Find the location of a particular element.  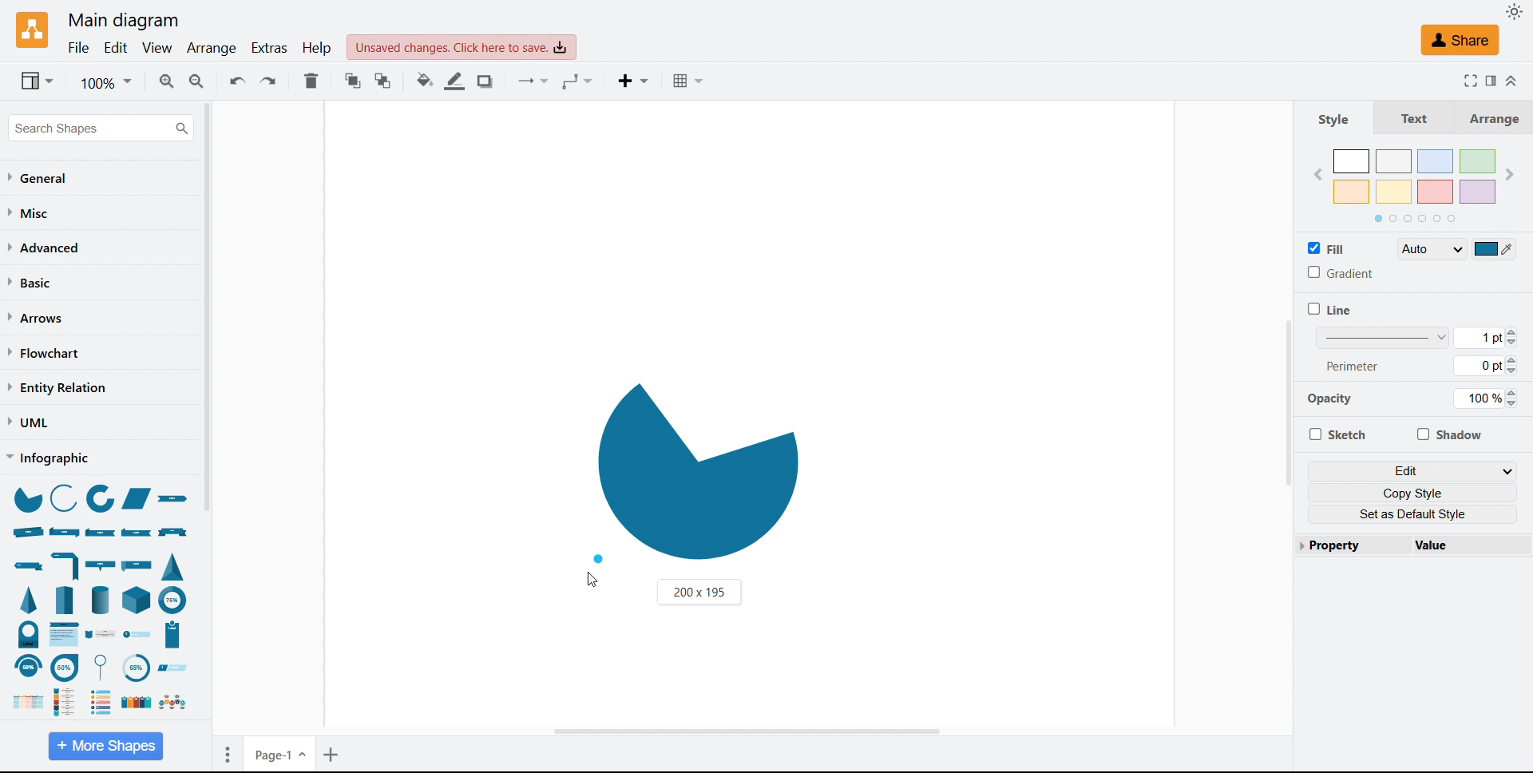

Horizontal scroll bar is located at coordinates (744, 730).